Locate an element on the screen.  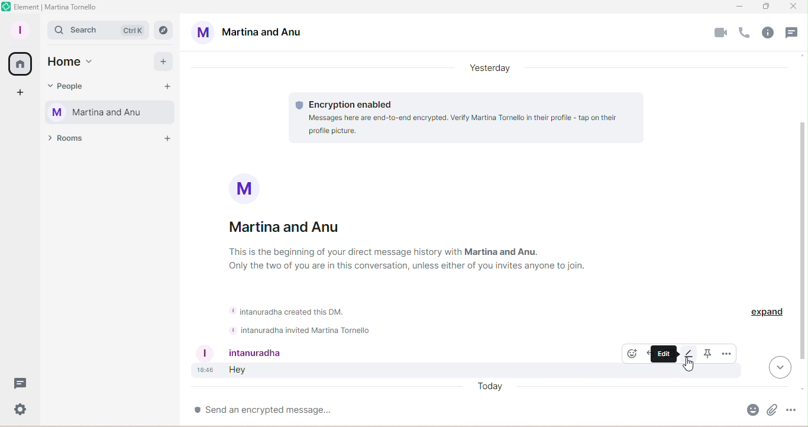
Minimize is located at coordinates (740, 7).